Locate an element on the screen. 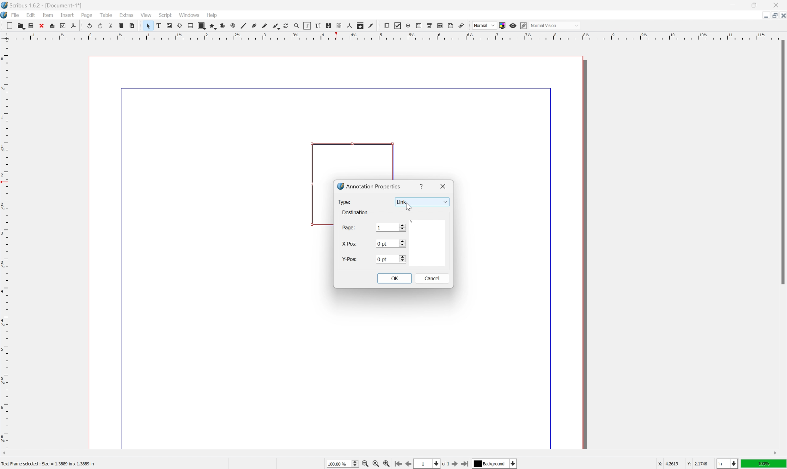 This screenshot has width=787, height=469. minimize is located at coordinates (764, 16).